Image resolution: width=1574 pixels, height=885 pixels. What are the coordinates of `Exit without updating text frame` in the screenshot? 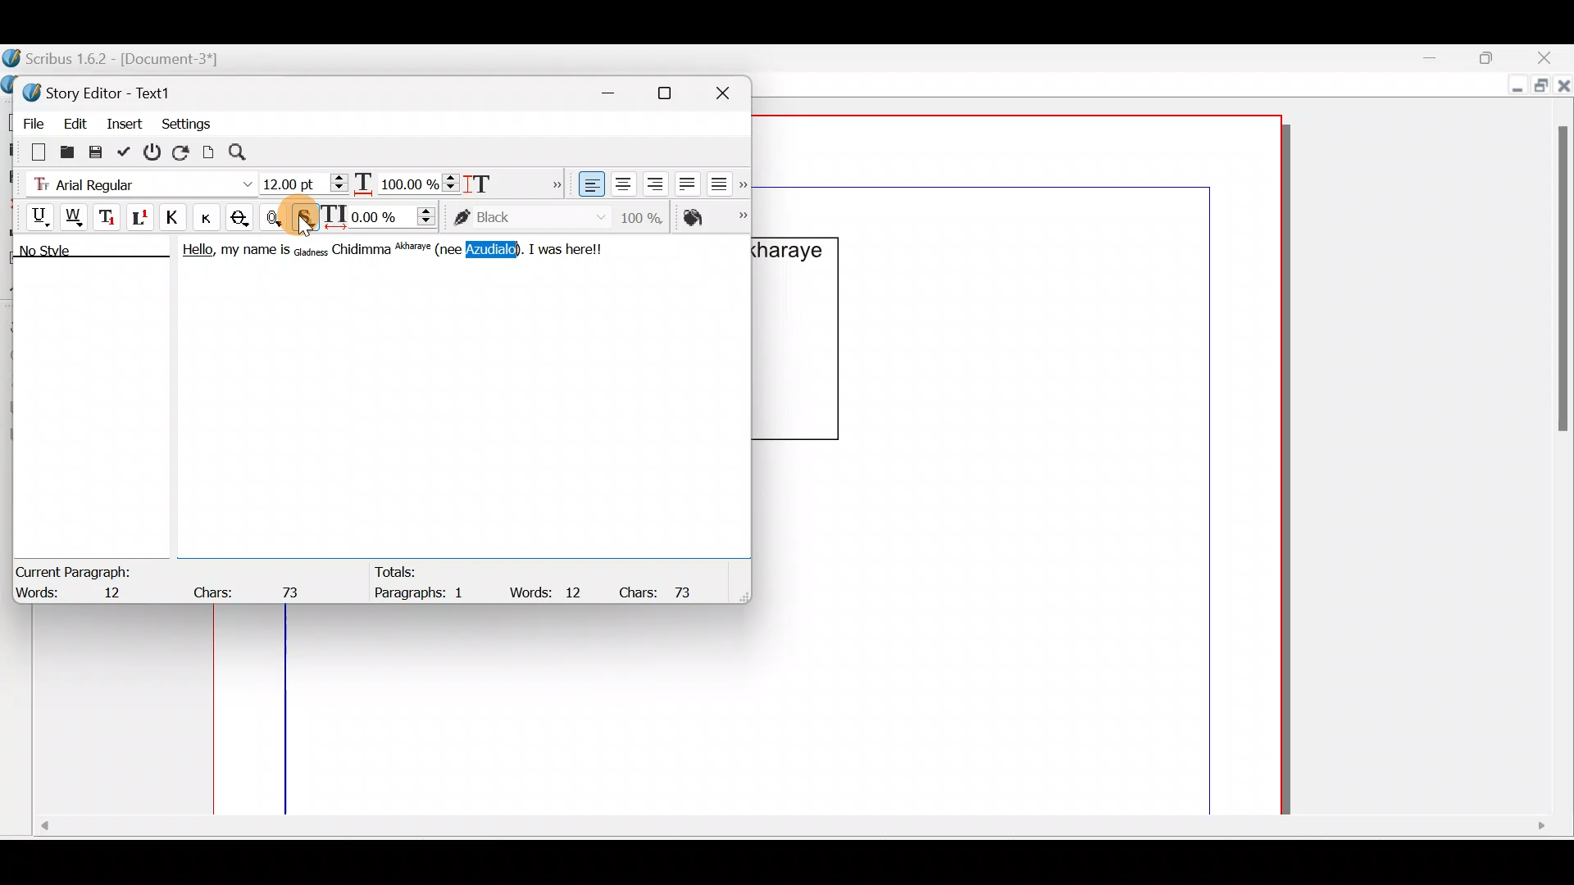 It's located at (155, 152).